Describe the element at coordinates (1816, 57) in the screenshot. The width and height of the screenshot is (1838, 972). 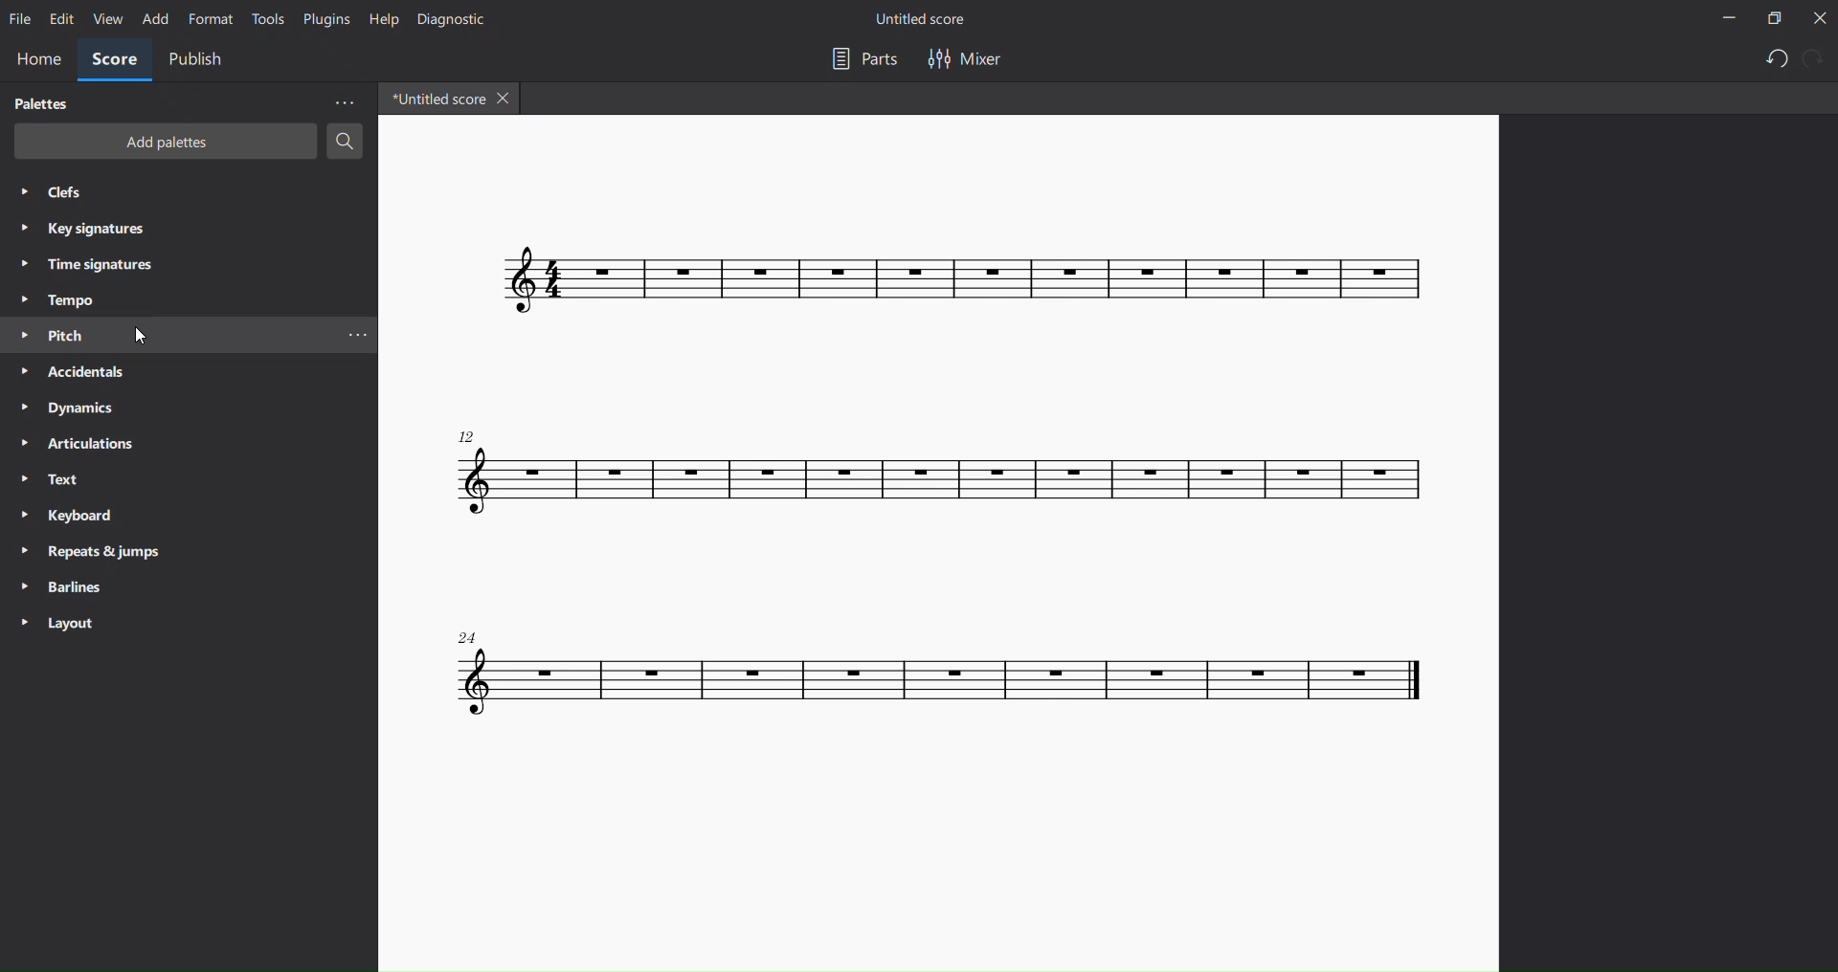
I see `redo` at that location.